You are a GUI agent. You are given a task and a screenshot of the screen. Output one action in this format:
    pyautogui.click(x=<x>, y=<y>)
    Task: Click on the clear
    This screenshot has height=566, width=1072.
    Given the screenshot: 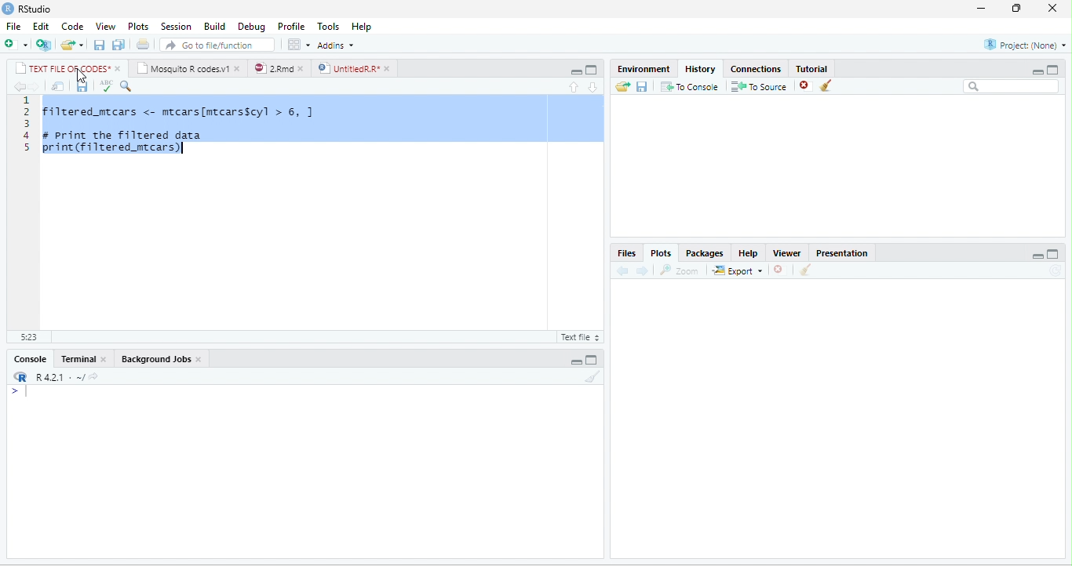 What is the action you would take?
    pyautogui.click(x=805, y=270)
    